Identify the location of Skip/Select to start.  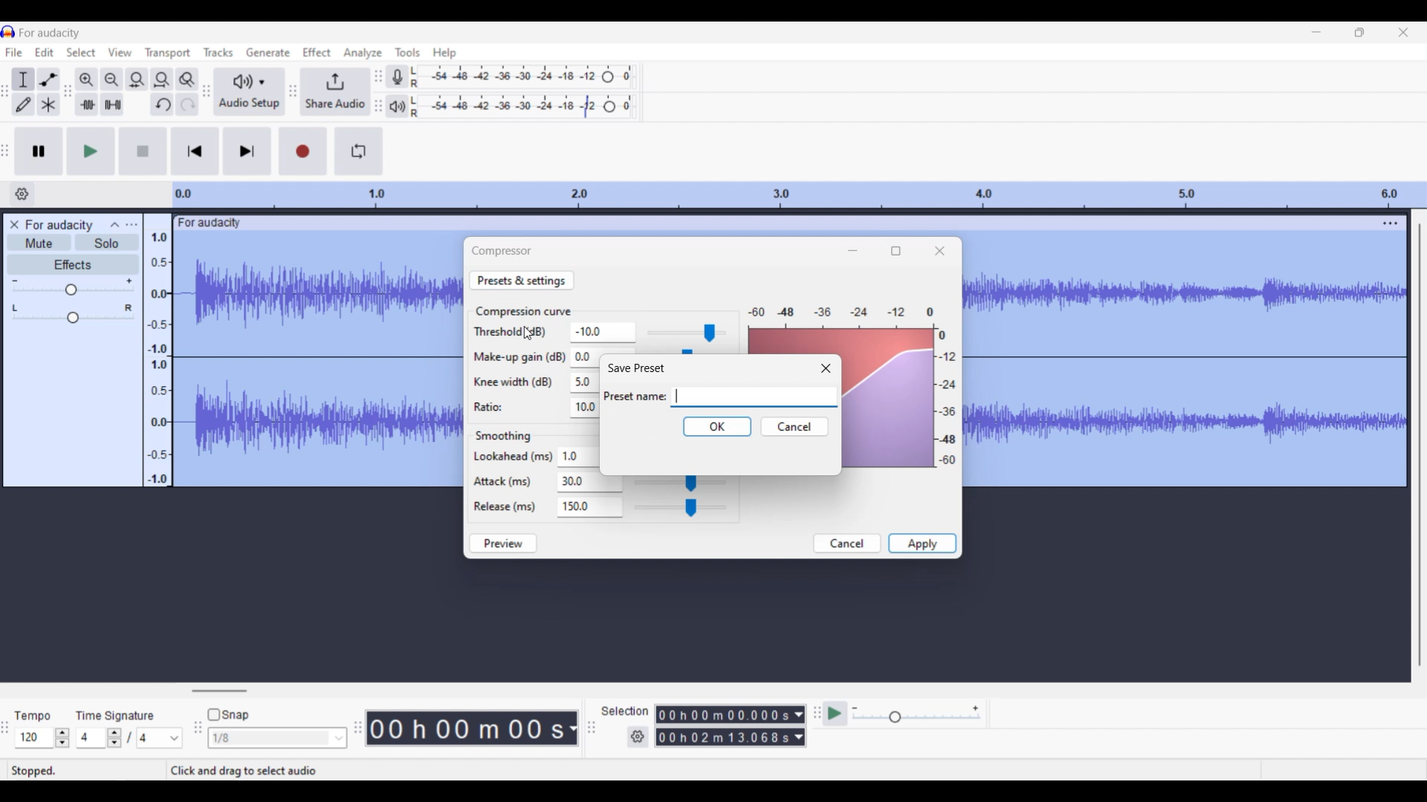
(195, 151).